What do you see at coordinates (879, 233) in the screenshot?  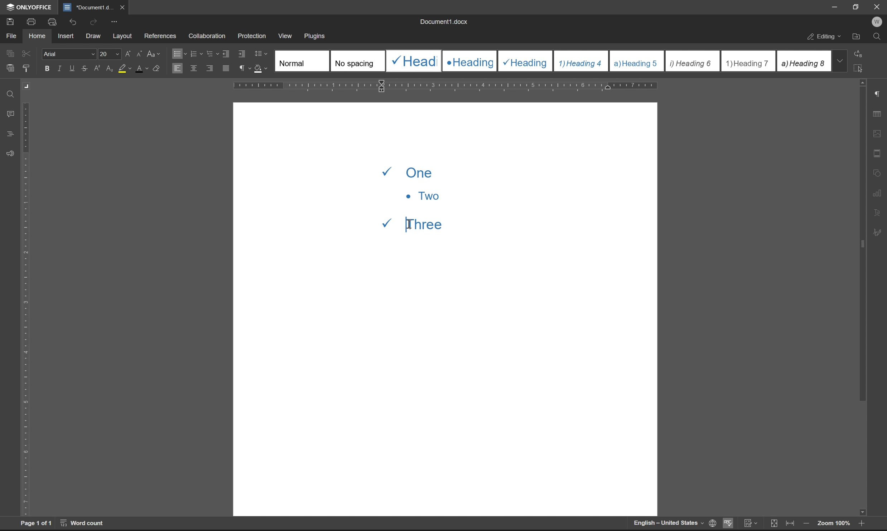 I see `signature settings` at bounding box center [879, 233].